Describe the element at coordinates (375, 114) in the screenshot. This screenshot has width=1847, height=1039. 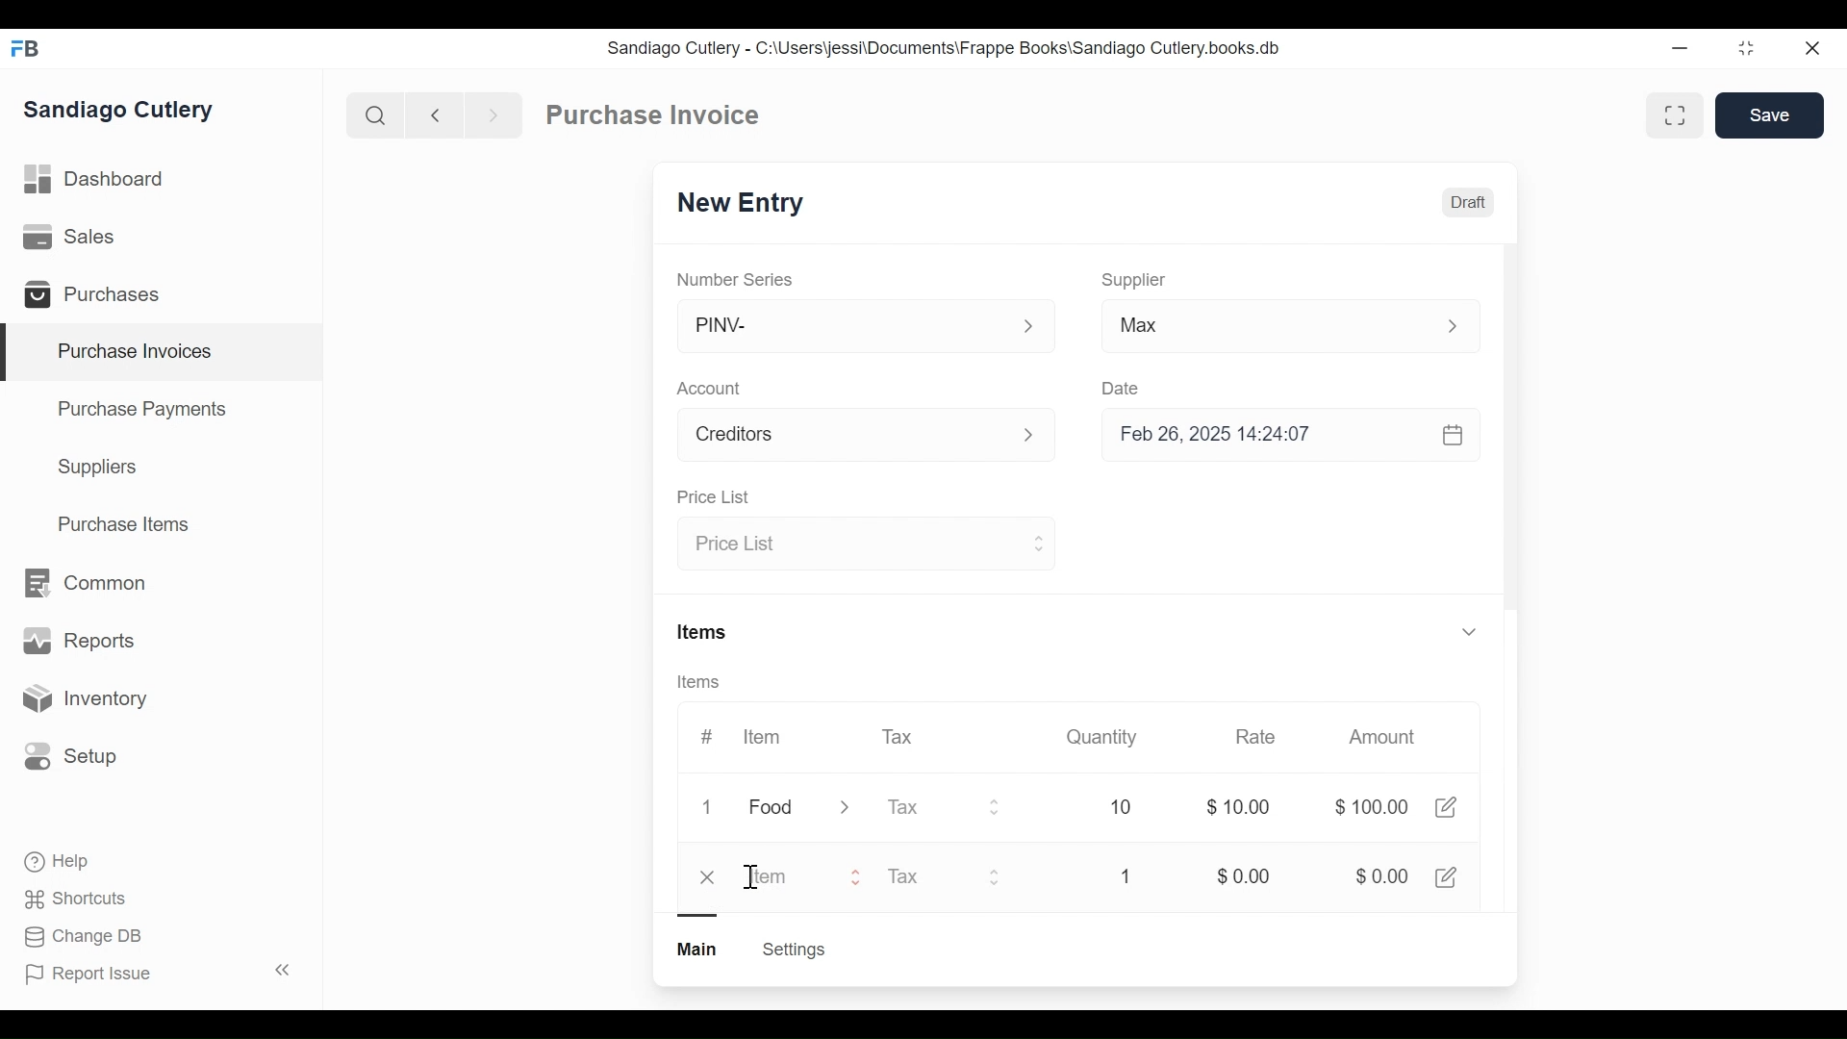
I see `Search` at that location.